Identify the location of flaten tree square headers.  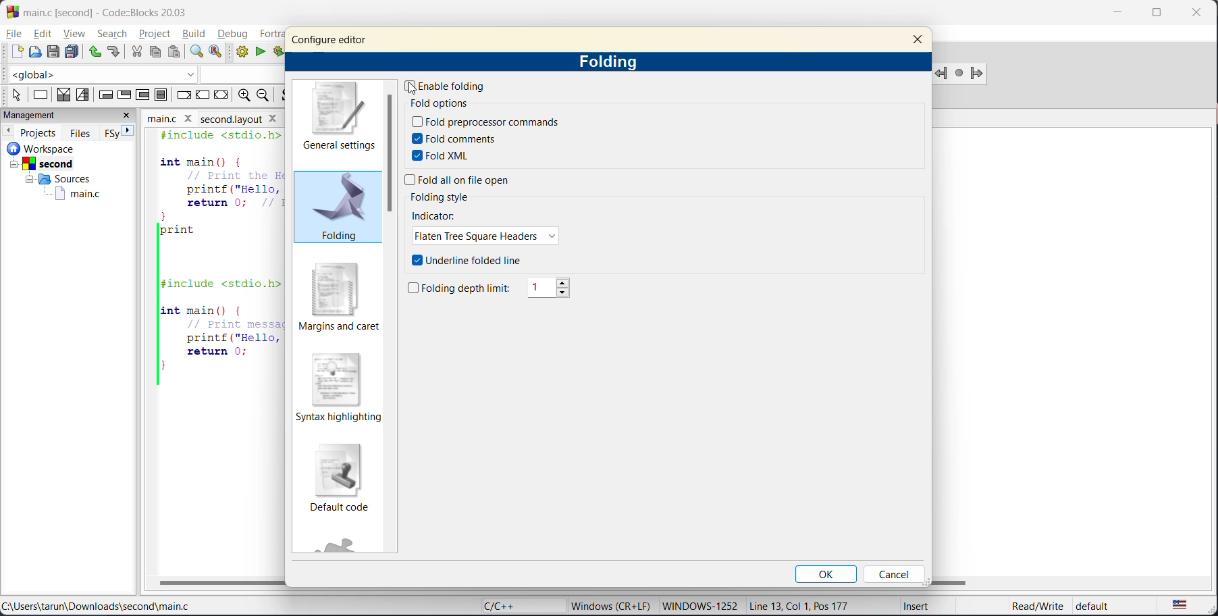
(487, 237).